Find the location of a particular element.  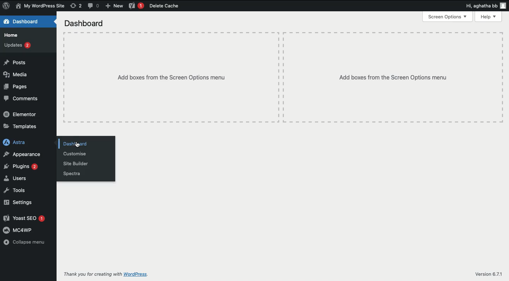

New is located at coordinates (116, 6).